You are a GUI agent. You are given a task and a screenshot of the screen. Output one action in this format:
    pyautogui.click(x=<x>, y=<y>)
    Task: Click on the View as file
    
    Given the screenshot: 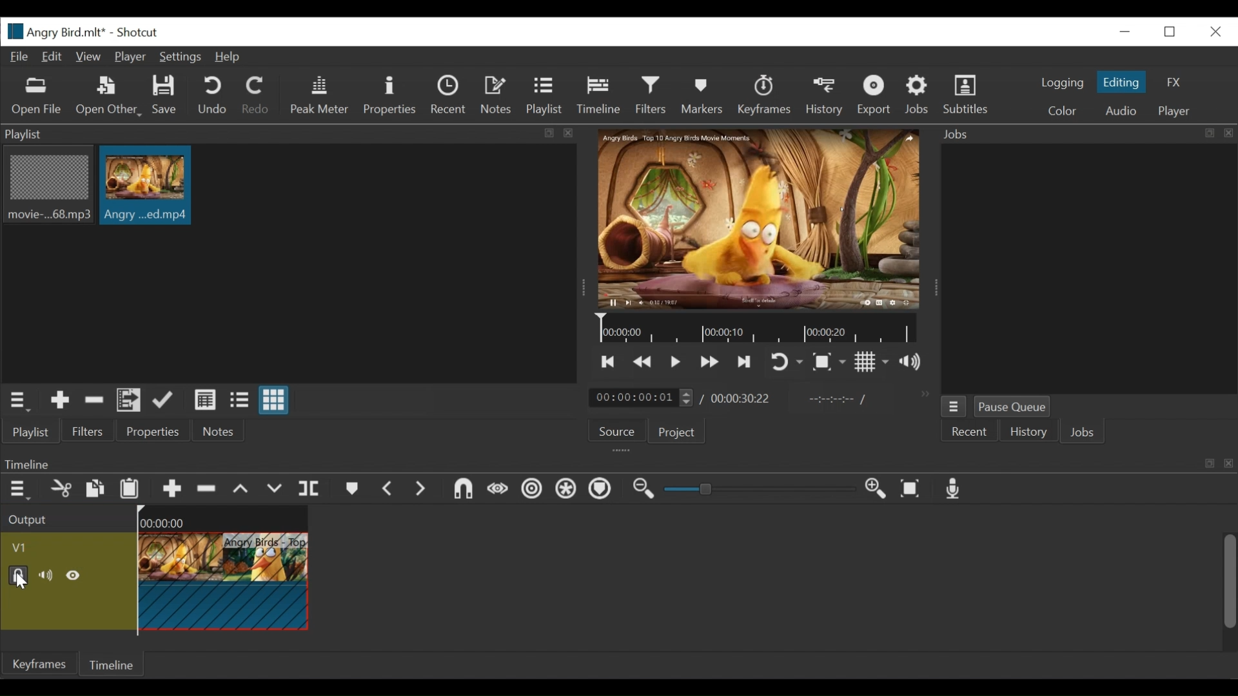 What is the action you would take?
    pyautogui.click(x=241, y=402)
    